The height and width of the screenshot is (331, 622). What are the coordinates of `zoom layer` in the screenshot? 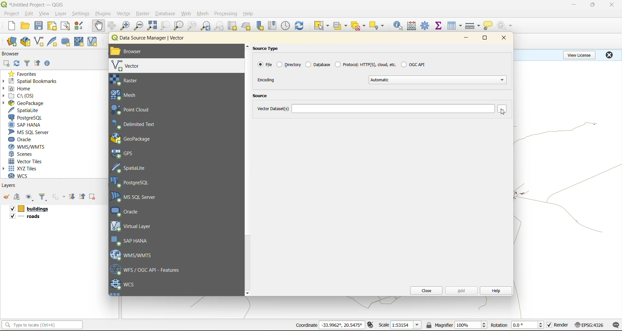 It's located at (179, 27).